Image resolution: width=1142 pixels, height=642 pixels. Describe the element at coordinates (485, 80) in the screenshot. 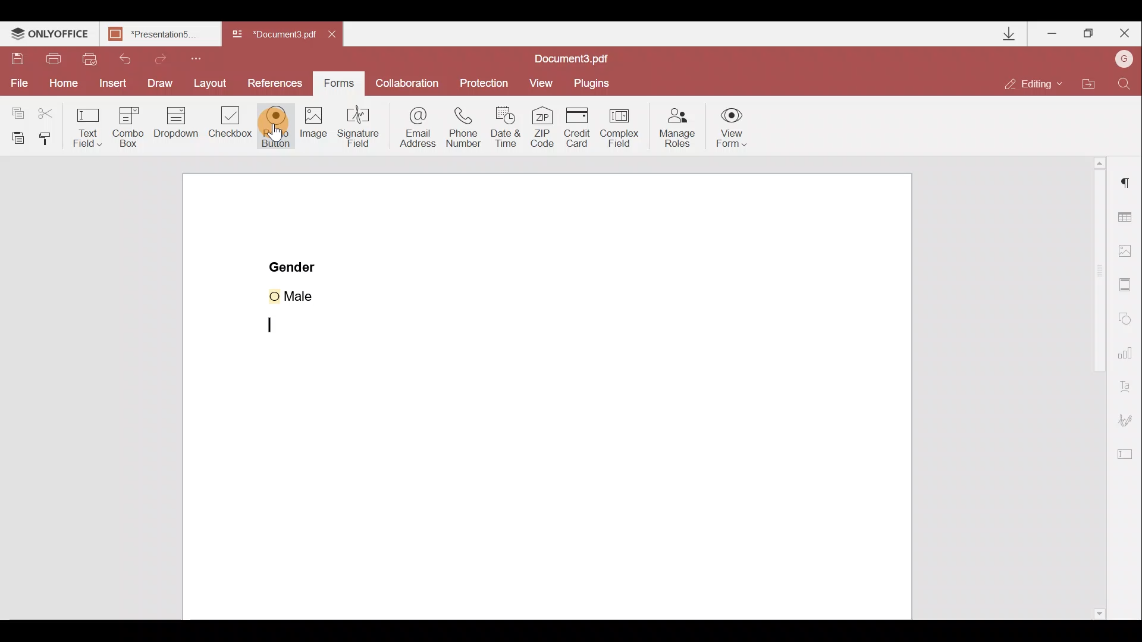

I see `Protection` at that location.